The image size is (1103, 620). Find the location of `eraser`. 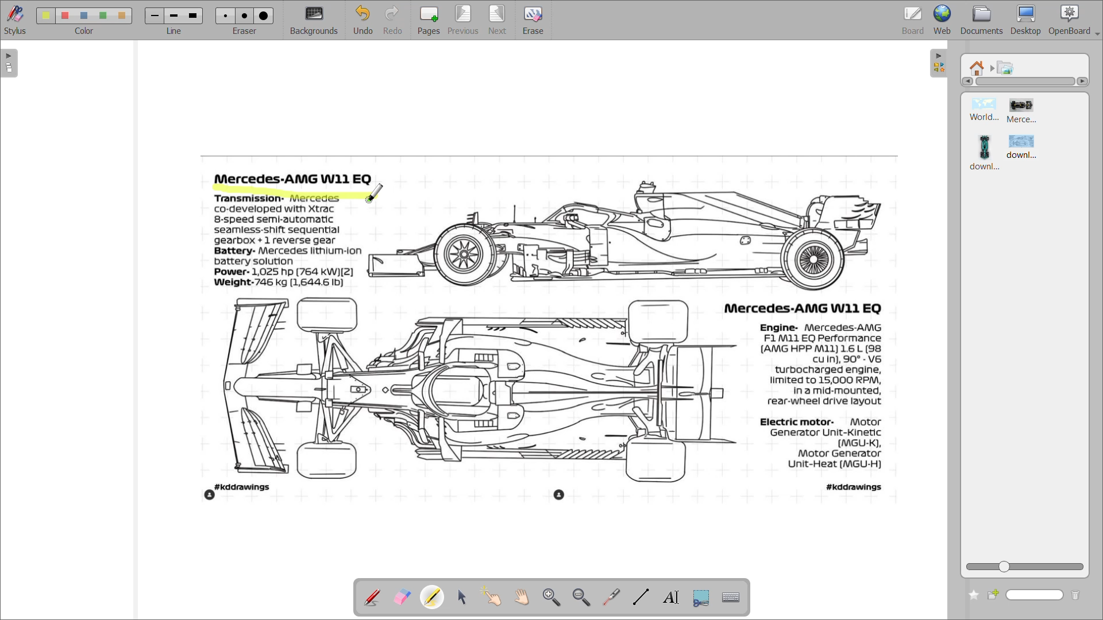

eraser is located at coordinates (245, 32).